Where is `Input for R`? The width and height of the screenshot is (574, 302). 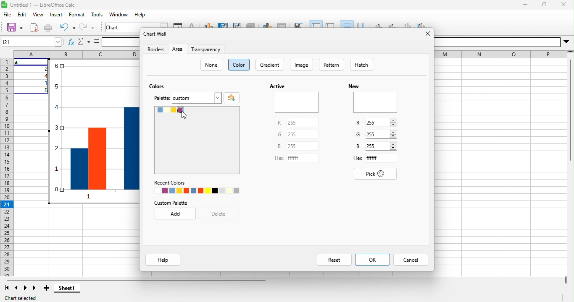
Input for R is located at coordinates (303, 122).